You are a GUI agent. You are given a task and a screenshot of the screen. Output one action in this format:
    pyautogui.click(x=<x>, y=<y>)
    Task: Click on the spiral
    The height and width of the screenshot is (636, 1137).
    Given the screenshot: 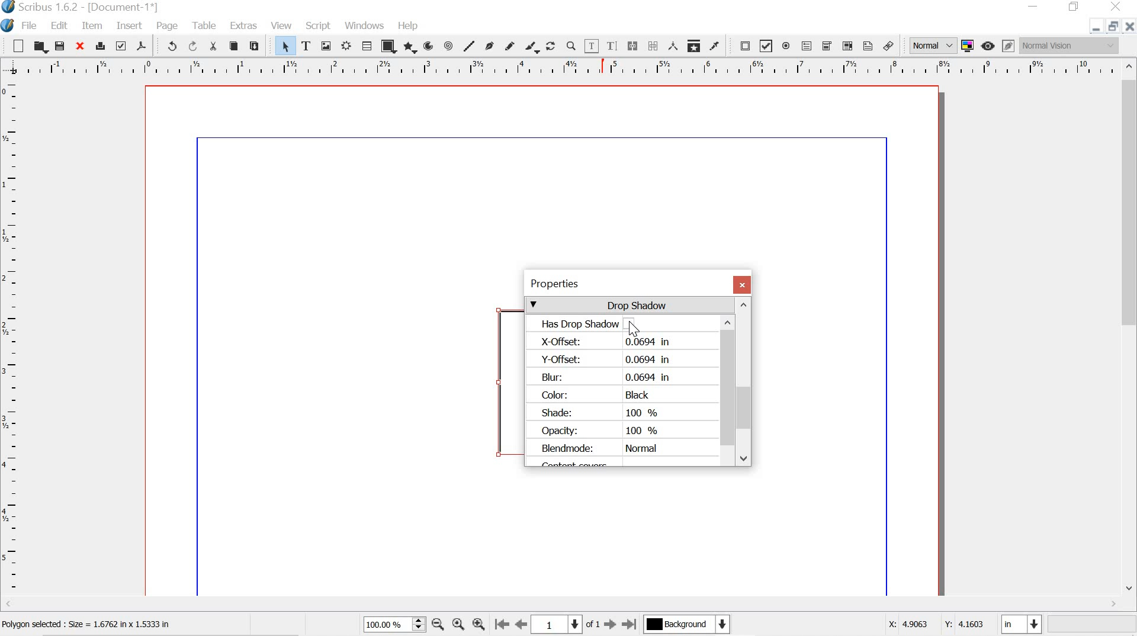 What is the action you would take?
    pyautogui.click(x=449, y=46)
    